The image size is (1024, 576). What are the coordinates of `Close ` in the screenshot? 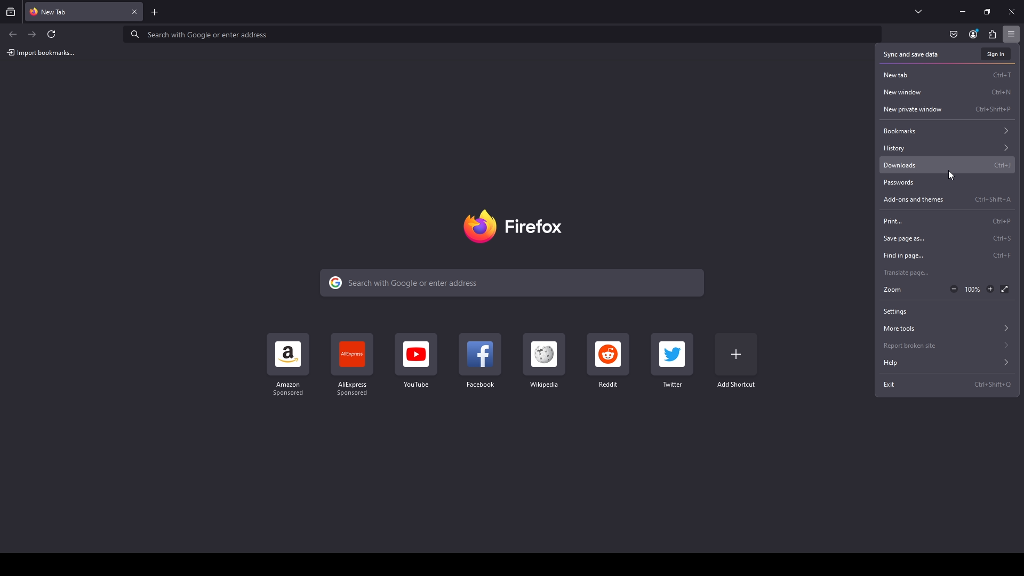 It's located at (1012, 12).